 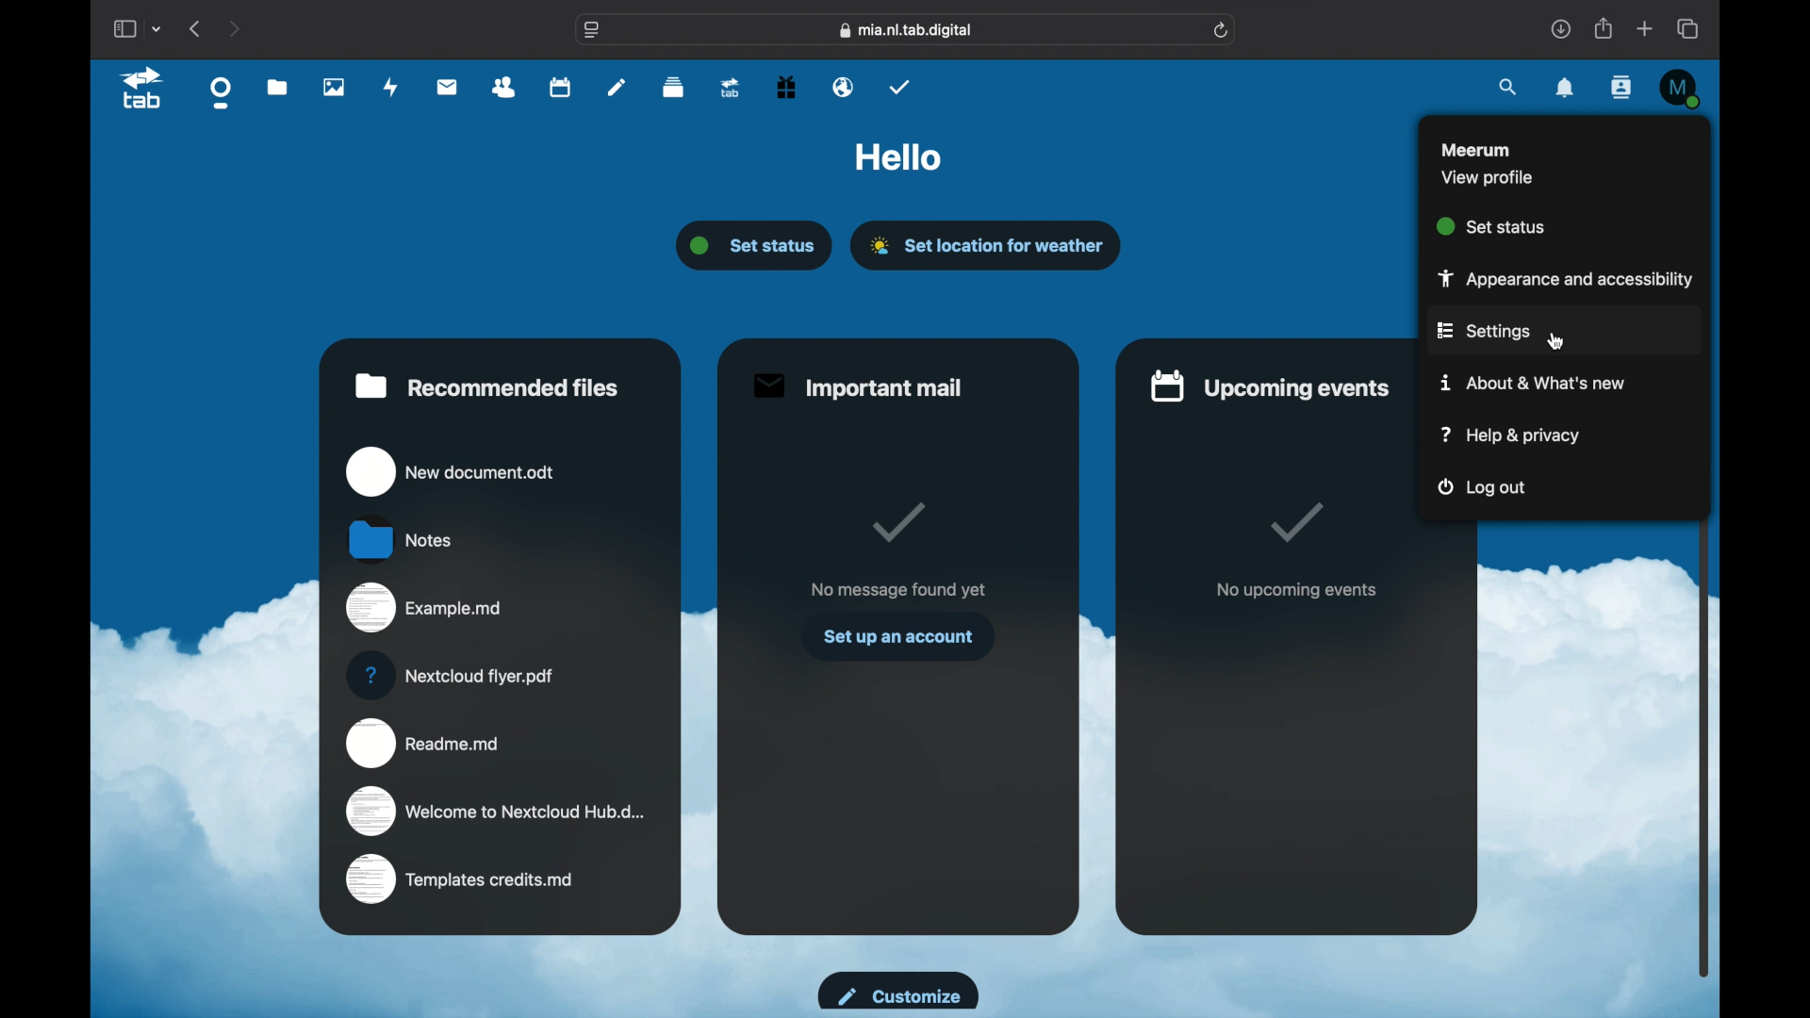 What do you see at coordinates (1680, 88) in the screenshot?
I see `M` at bounding box center [1680, 88].